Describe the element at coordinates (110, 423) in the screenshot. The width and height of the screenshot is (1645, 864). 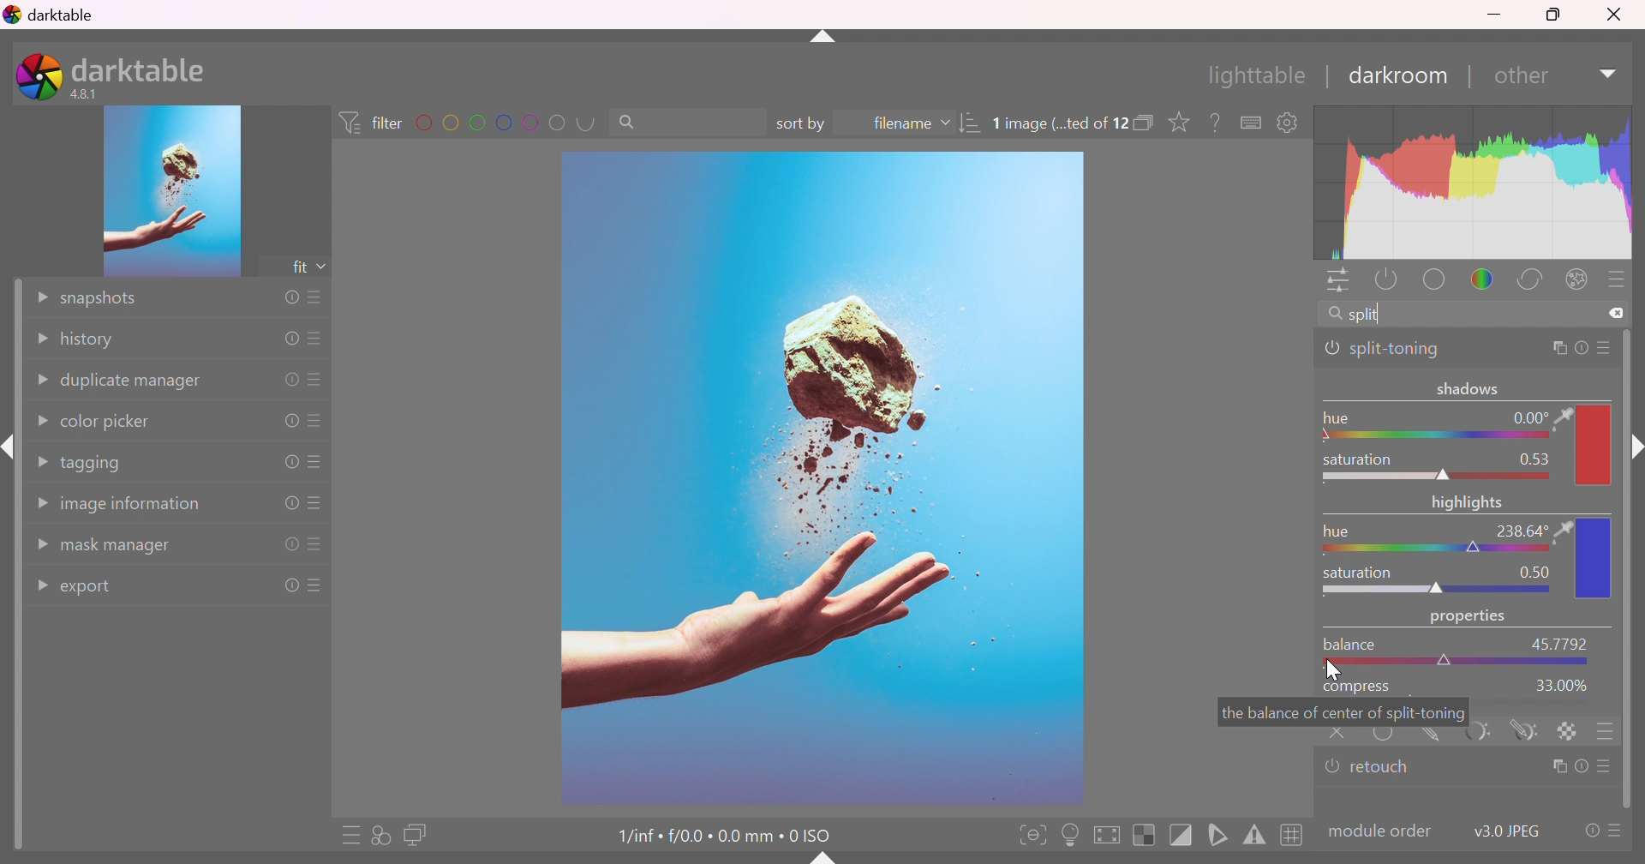
I see `color picker` at that location.